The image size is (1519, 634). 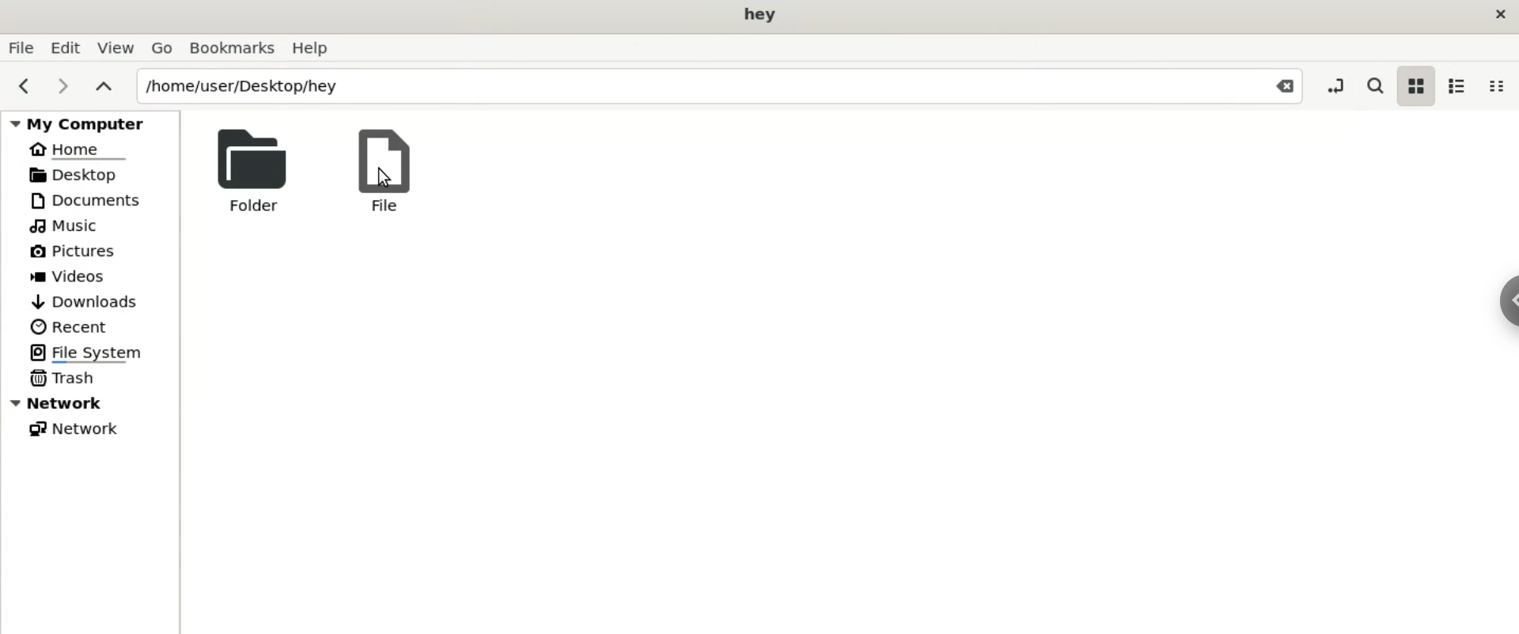 I want to click on help, so click(x=315, y=49).